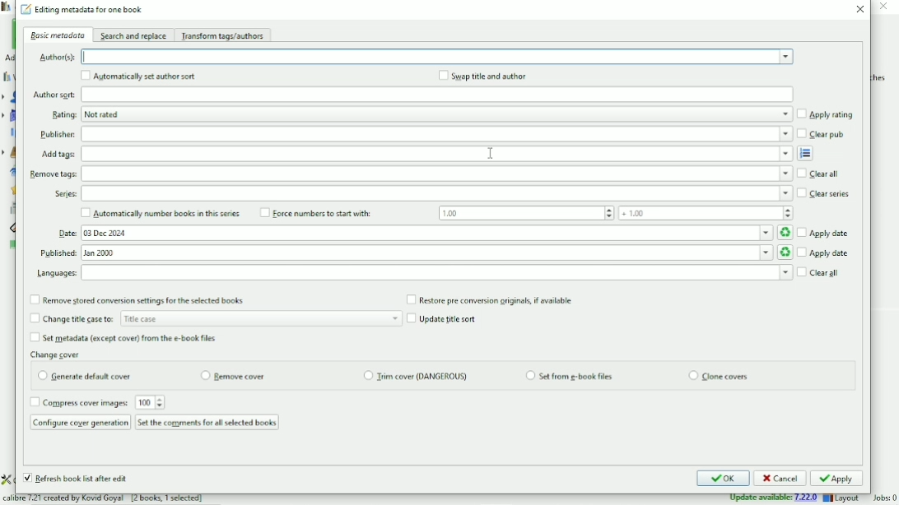 The height and width of the screenshot is (505, 899). What do you see at coordinates (524, 213) in the screenshot?
I see `Force numbers to start with` at bounding box center [524, 213].